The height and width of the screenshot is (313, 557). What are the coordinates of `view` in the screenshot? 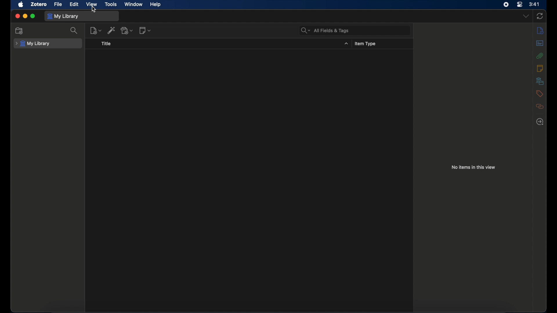 It's located at (92, 4).